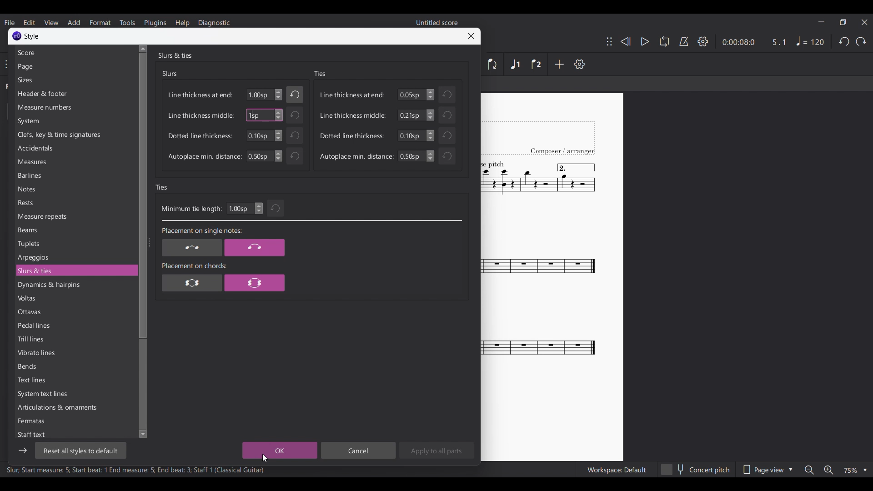 The width and height of the screenshot is (873, 491). What do you see at coordinates (411, 95) in the screenshot?
I see `Input numbers for line thickness at end` at bounding box center [411, 95].